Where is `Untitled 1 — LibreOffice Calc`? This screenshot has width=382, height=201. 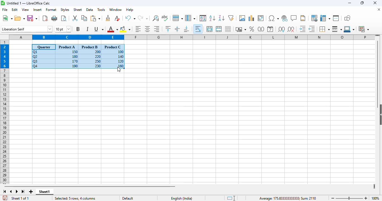 Untitled 1 — LibreOffice Calc is located at coordinates (29, 3).